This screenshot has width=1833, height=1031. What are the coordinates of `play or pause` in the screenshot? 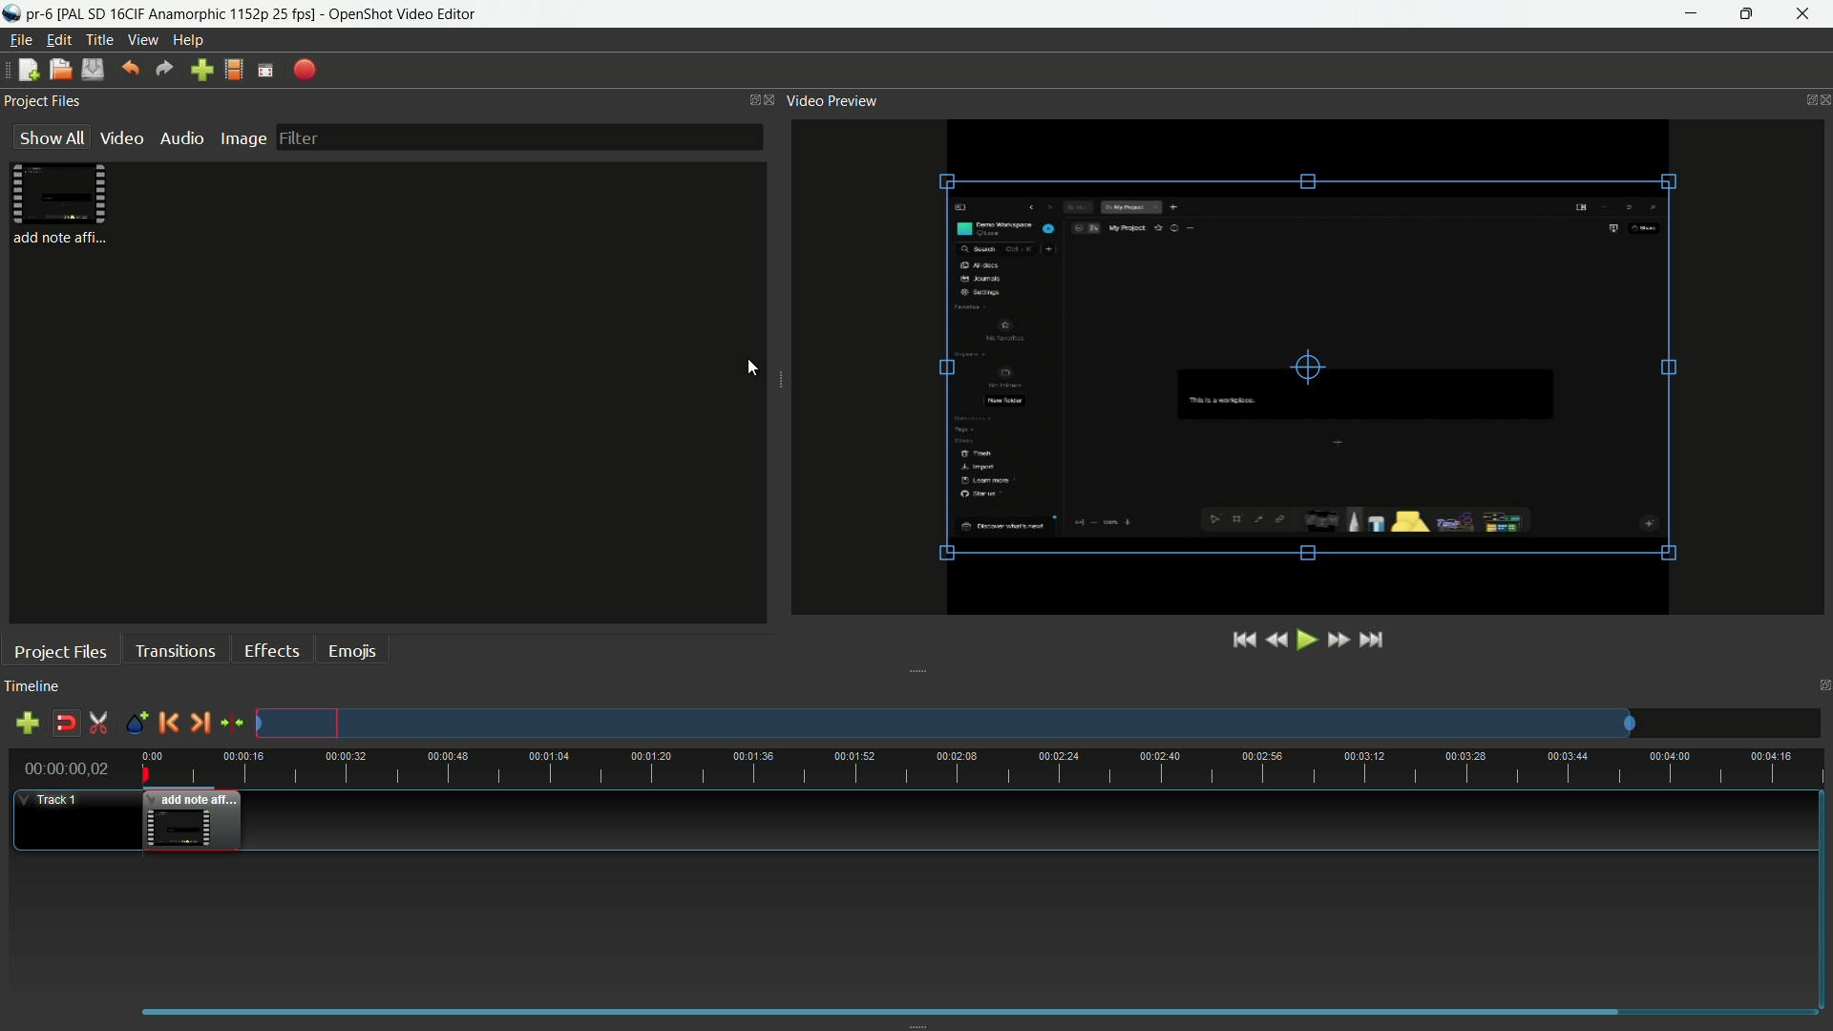 It's located at (1309, 640).